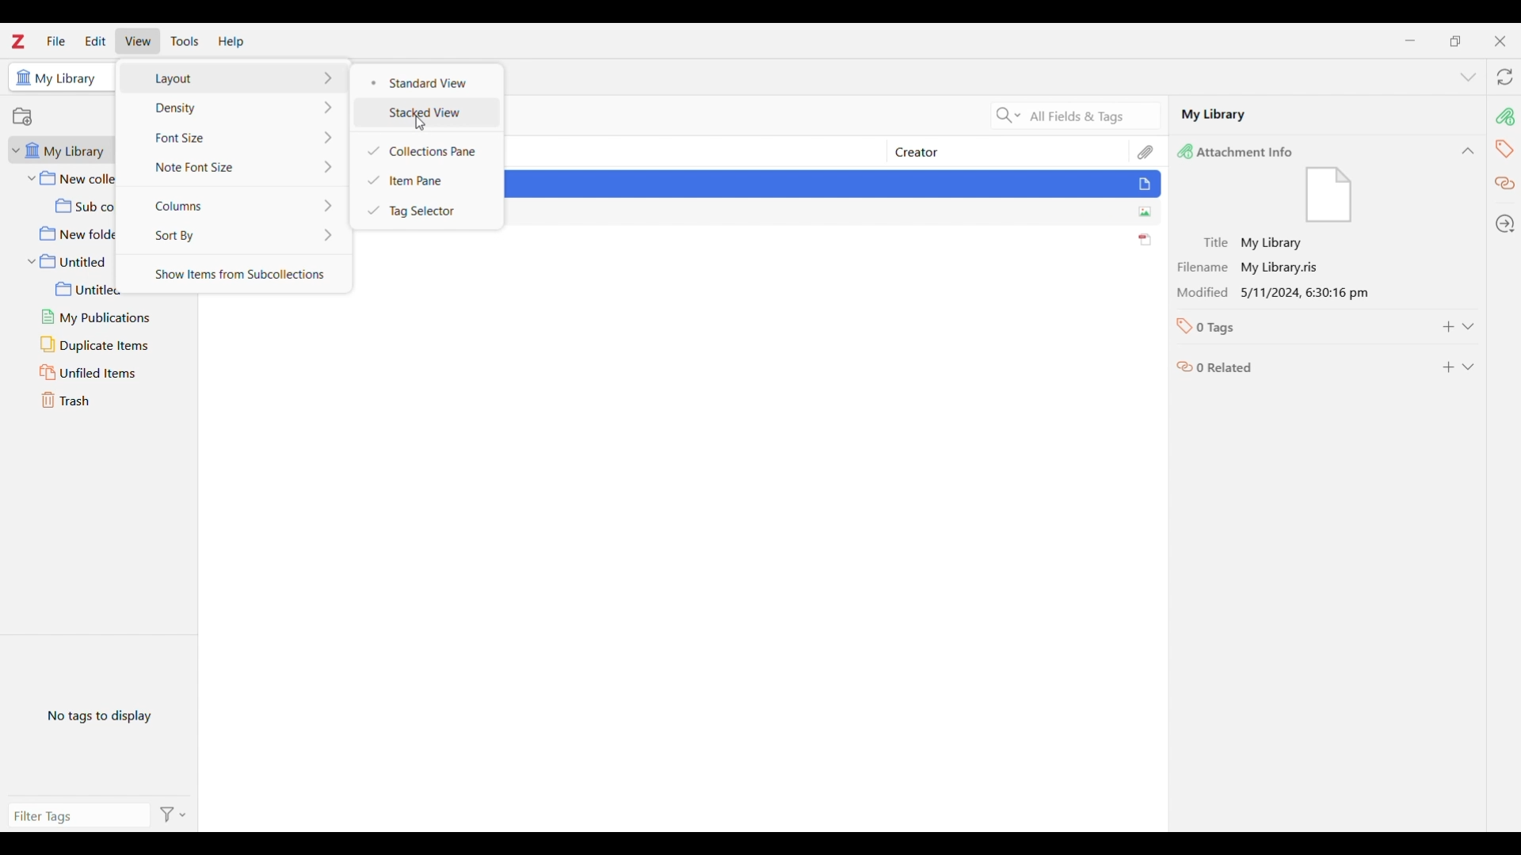 The height and width of the screenshot is (855, 1521). What do you see at coordinates (185, 41) in the screenshot?
I see `Tools menu` at bounding box center [185, 41].